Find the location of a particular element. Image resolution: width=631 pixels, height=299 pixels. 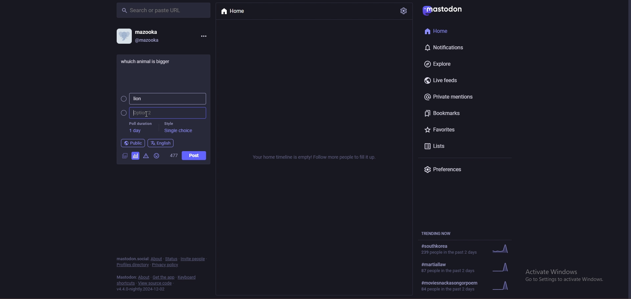

@mazooka is located at coordinates (149, 40).